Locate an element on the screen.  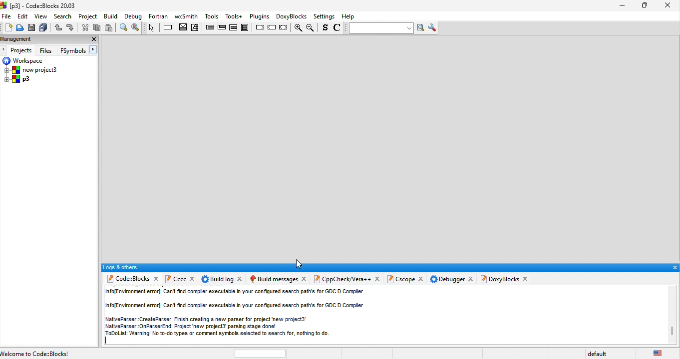
workspace is located at coordinates (24, 60).